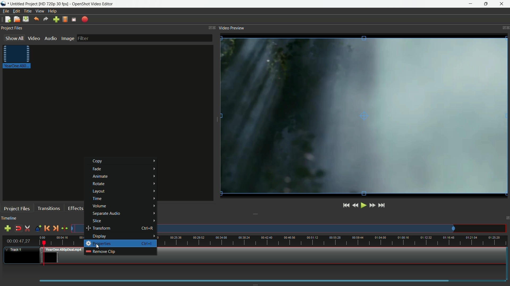 Image resolution: width=510 pixels, height=286 pixels. What do you see at coordinates (346, 206) in the screenshot?
I see `jump to start` at bounding box center [346, 206].